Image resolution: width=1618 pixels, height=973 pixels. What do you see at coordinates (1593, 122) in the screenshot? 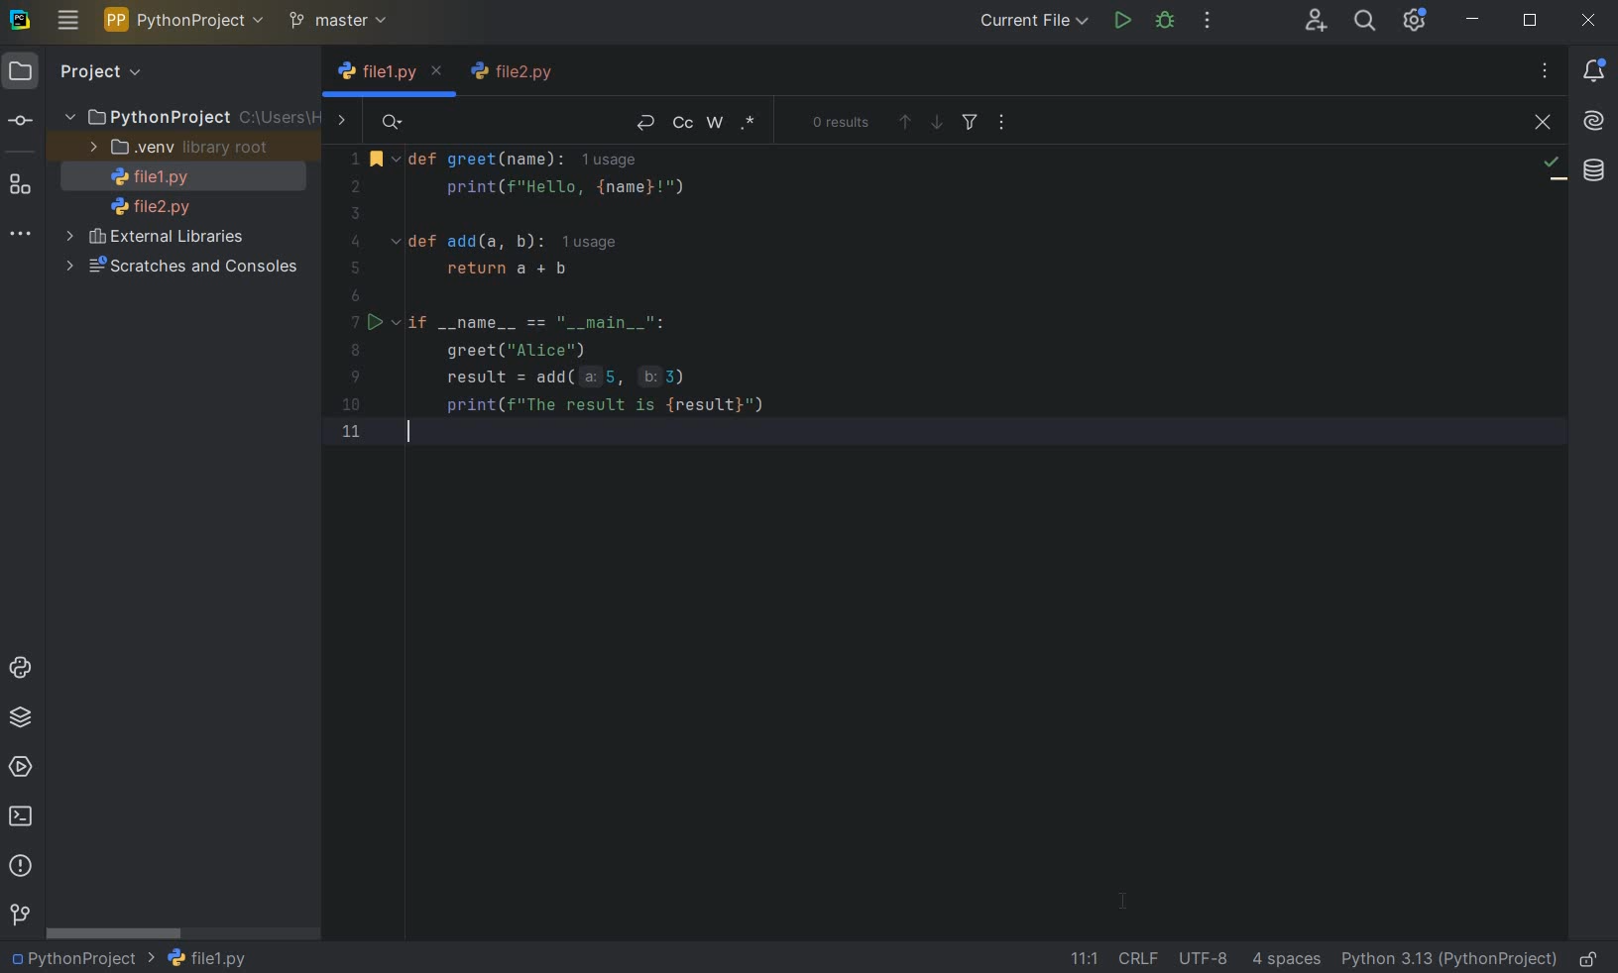
I see `AI ASSISTANT` at bounding box center [1593, 122].